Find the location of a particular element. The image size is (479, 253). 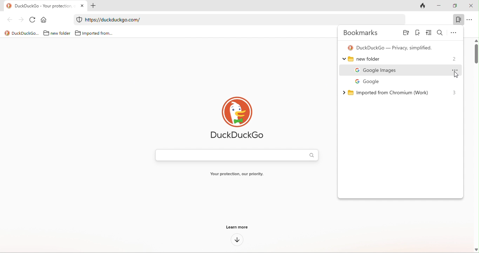

back is located at coordinates (8, 21).